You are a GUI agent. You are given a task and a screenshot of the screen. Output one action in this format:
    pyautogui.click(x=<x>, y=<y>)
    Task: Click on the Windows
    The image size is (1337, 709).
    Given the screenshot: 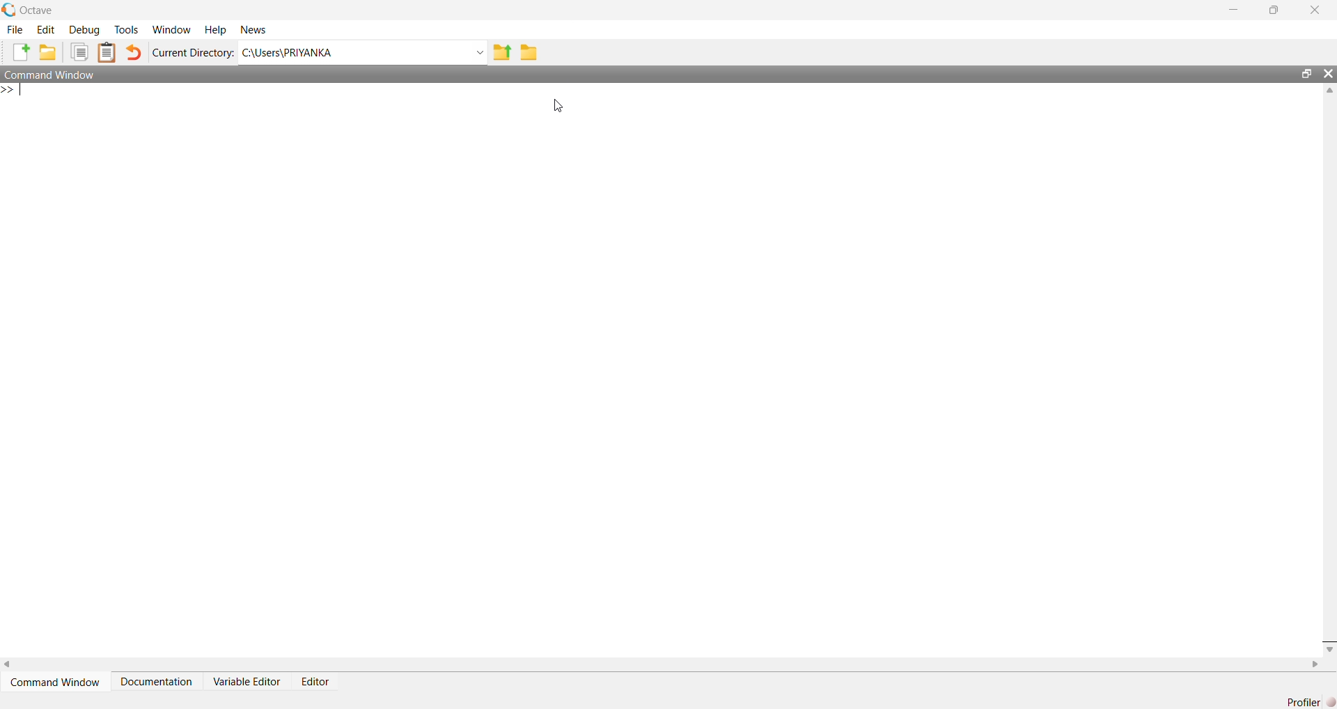 What is the action you would take?
    pyautogui.click(x=174, y=31)
    